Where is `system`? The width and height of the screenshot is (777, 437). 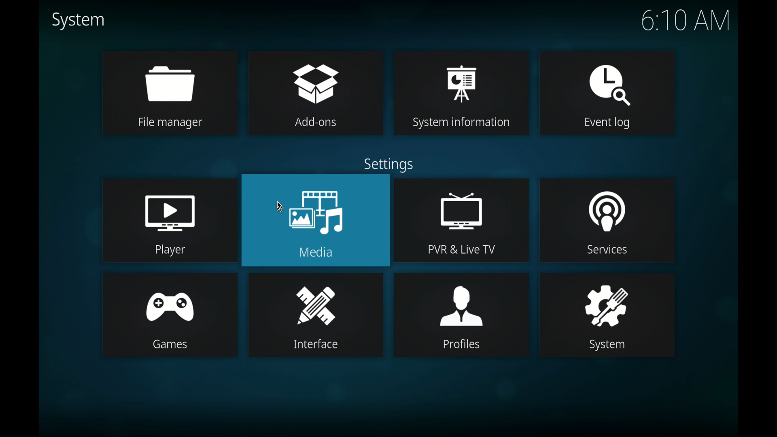 system is located at coordinates (608, 315).